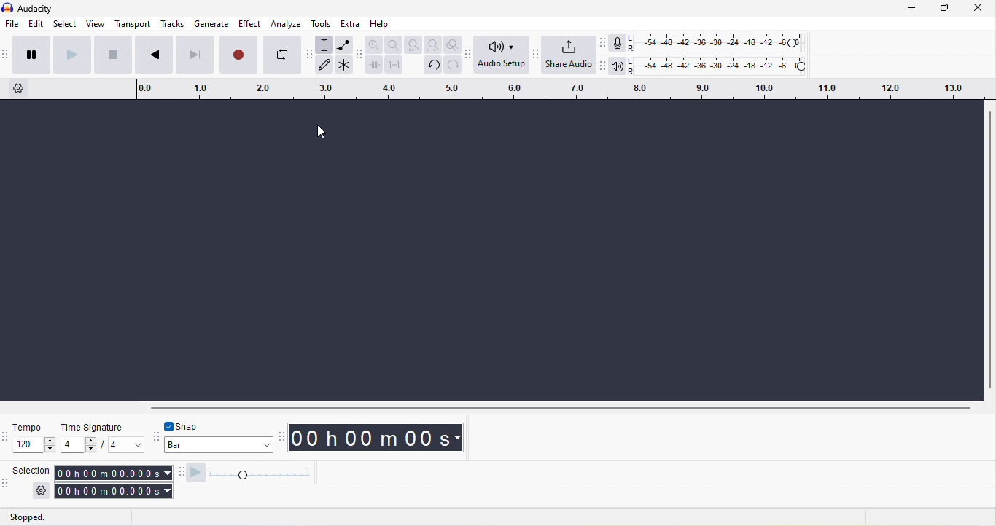  What do you see at coordinates (380, 438) in the screenshot?
I see `00 h 00 m 00 s` at bounding box center [380, 438].